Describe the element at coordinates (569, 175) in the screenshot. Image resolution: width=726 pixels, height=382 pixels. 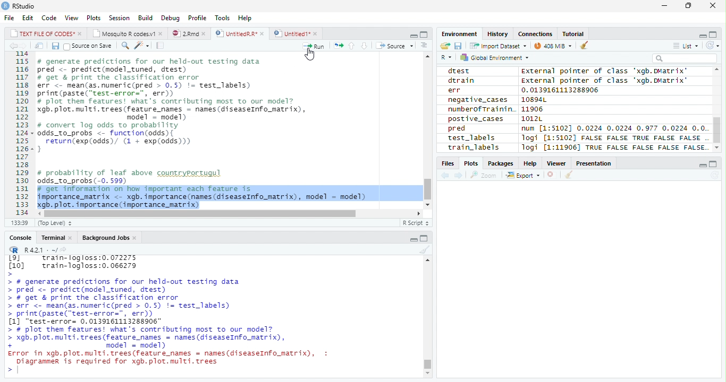
I see `Clean` at that location.